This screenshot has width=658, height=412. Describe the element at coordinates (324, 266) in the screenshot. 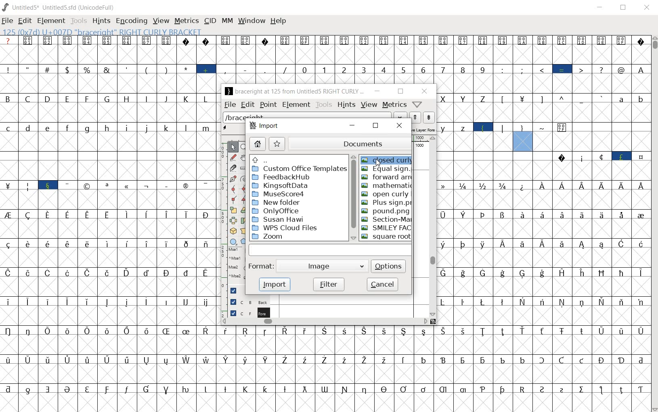

I see `image` at that location.